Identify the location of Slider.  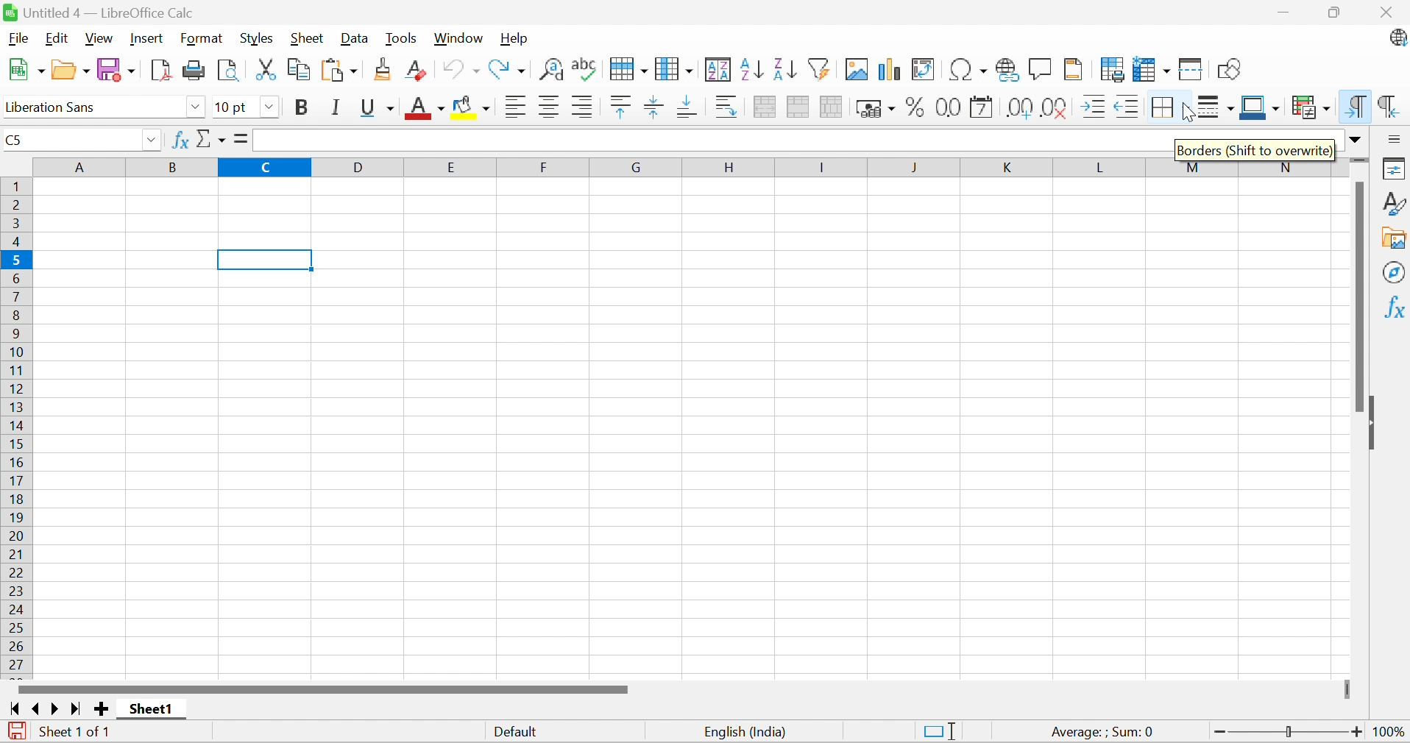
(1350, 690).